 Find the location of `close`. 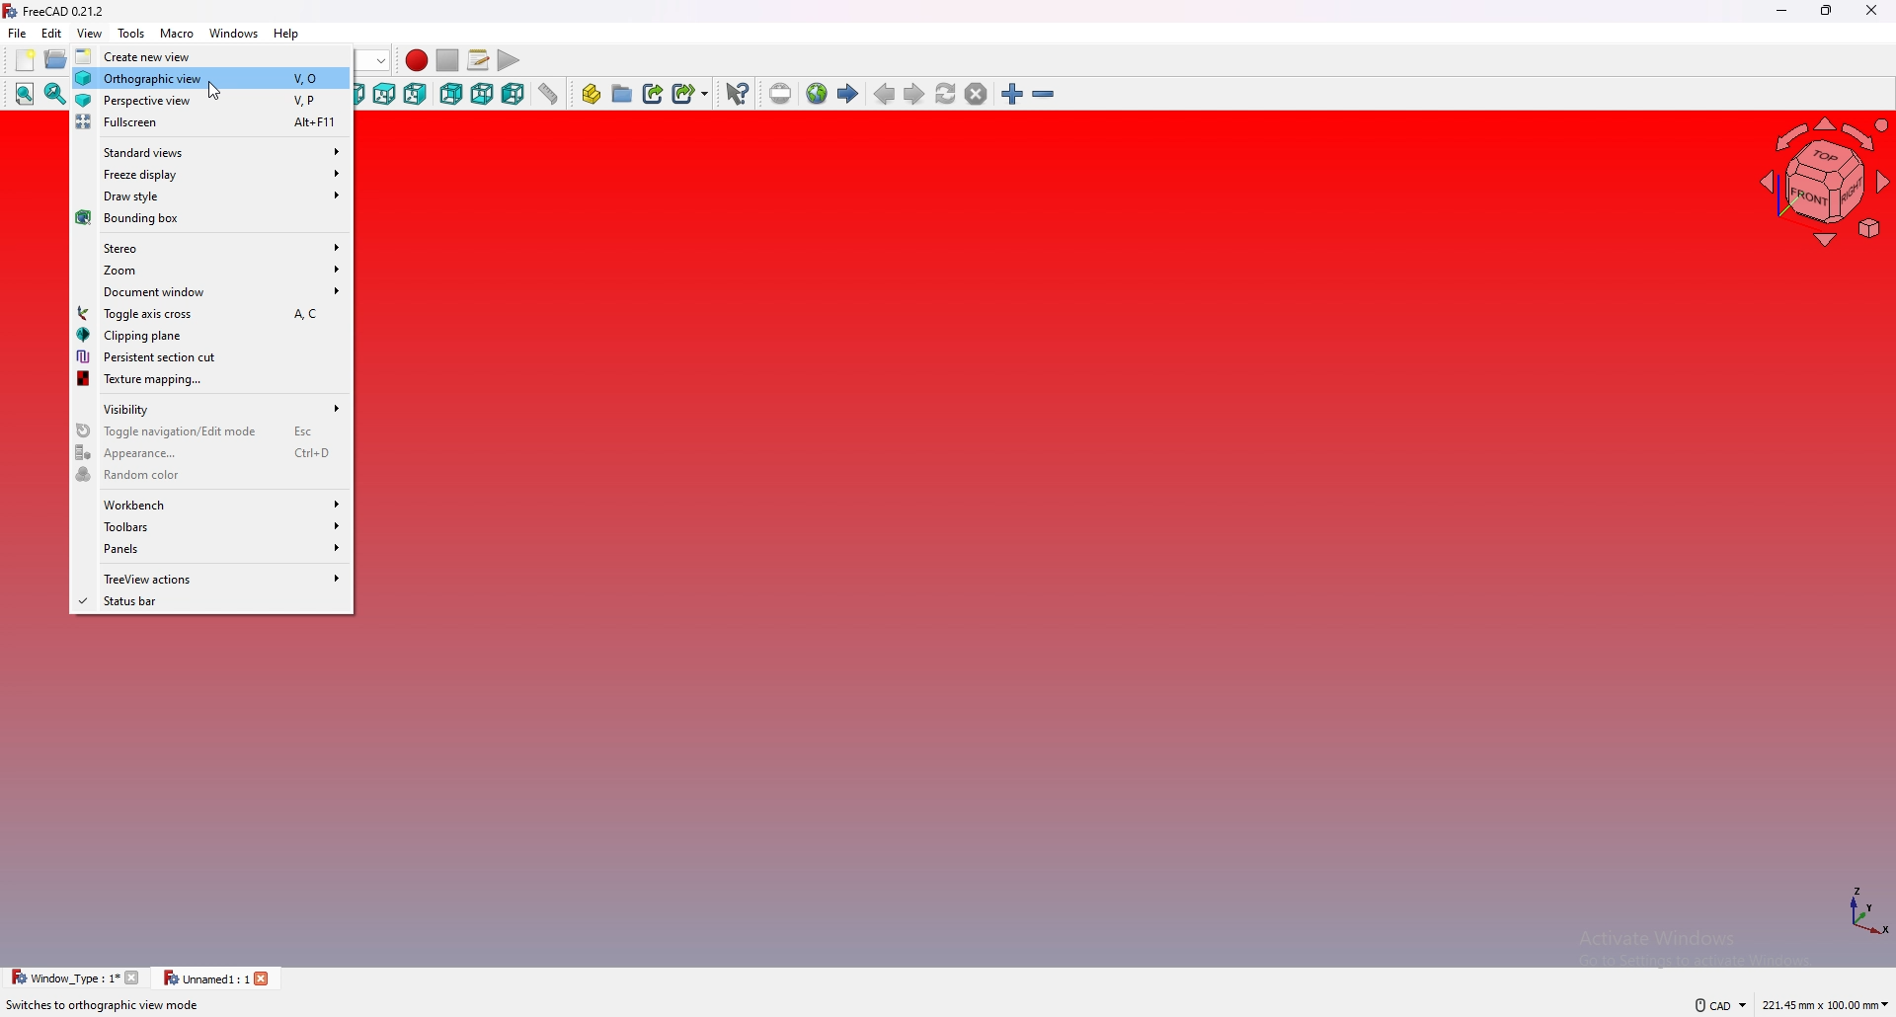

close is located at coordinates (136, 978).